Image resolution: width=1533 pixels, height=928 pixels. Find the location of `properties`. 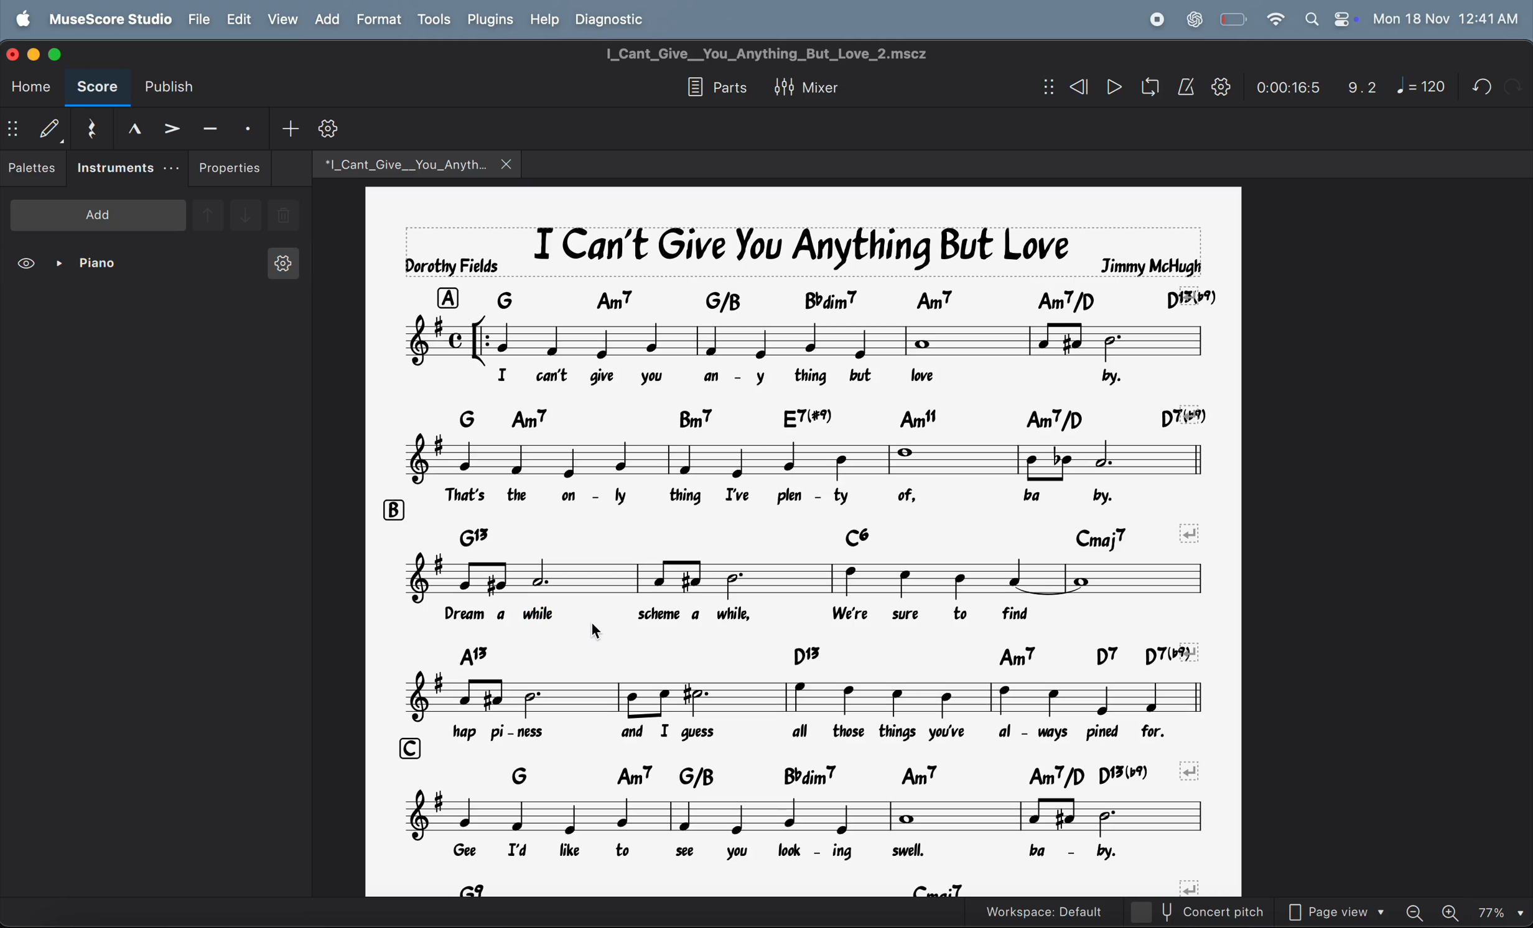

properties is located at coordinates (230, 166).